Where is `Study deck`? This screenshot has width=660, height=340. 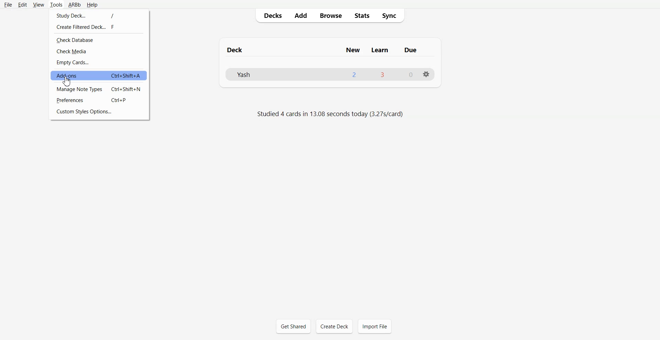
Study deck is located at coordinates (98, 14).